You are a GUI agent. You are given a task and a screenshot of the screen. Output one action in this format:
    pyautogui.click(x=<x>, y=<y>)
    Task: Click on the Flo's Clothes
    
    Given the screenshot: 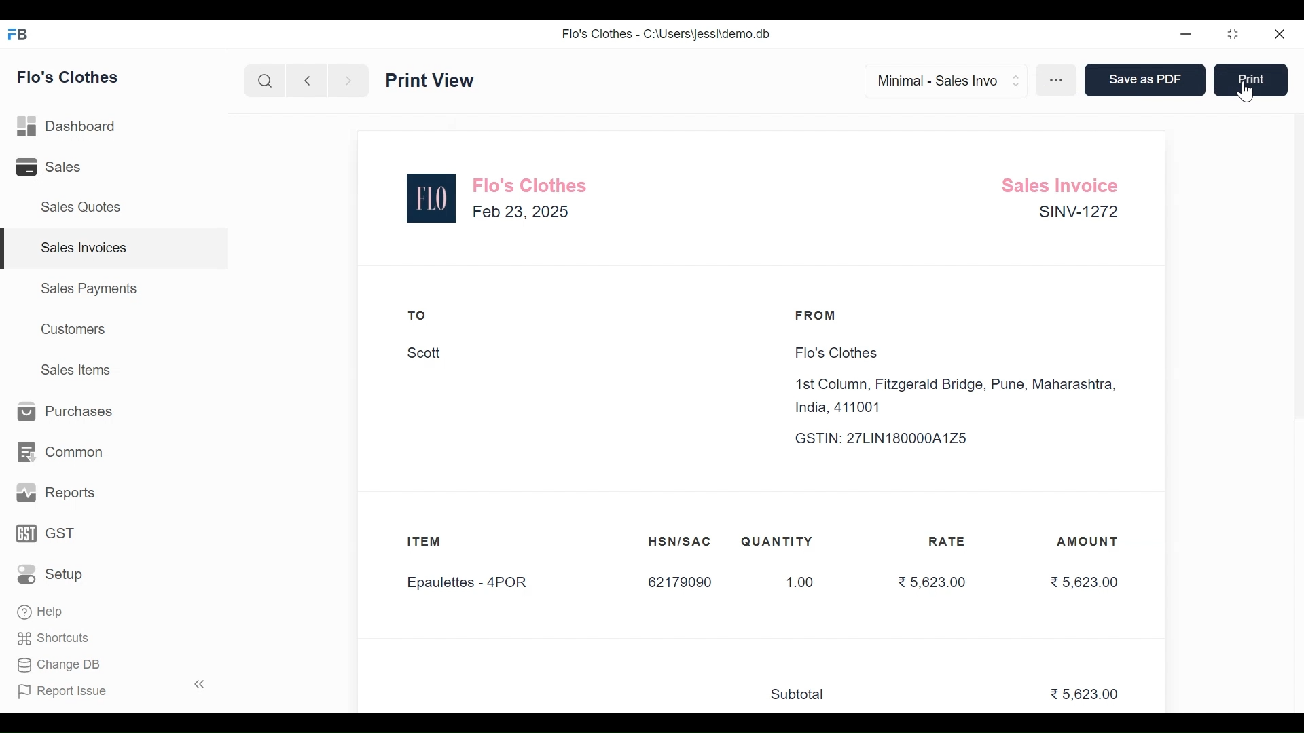 What is the action you would take?
    pyautogui.click(x=833, y=354)
    